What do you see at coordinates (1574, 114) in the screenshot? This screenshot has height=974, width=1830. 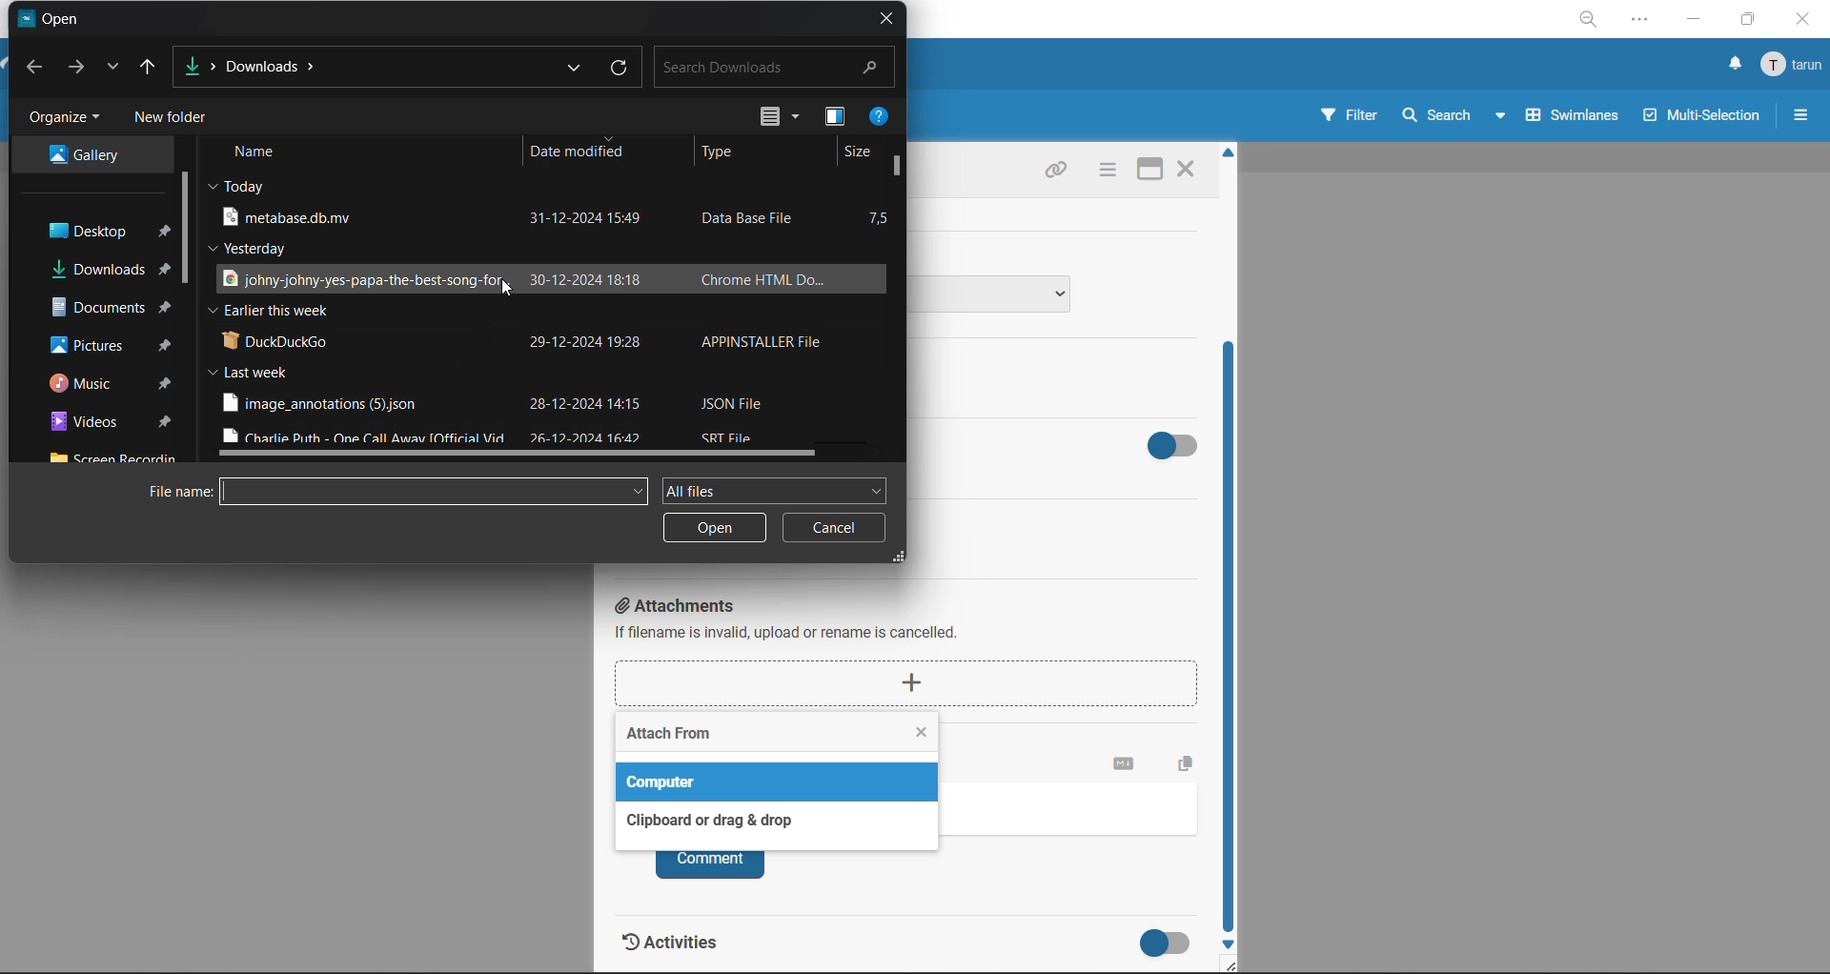 I see `swimlanes` at bounding box center [1574, 114].